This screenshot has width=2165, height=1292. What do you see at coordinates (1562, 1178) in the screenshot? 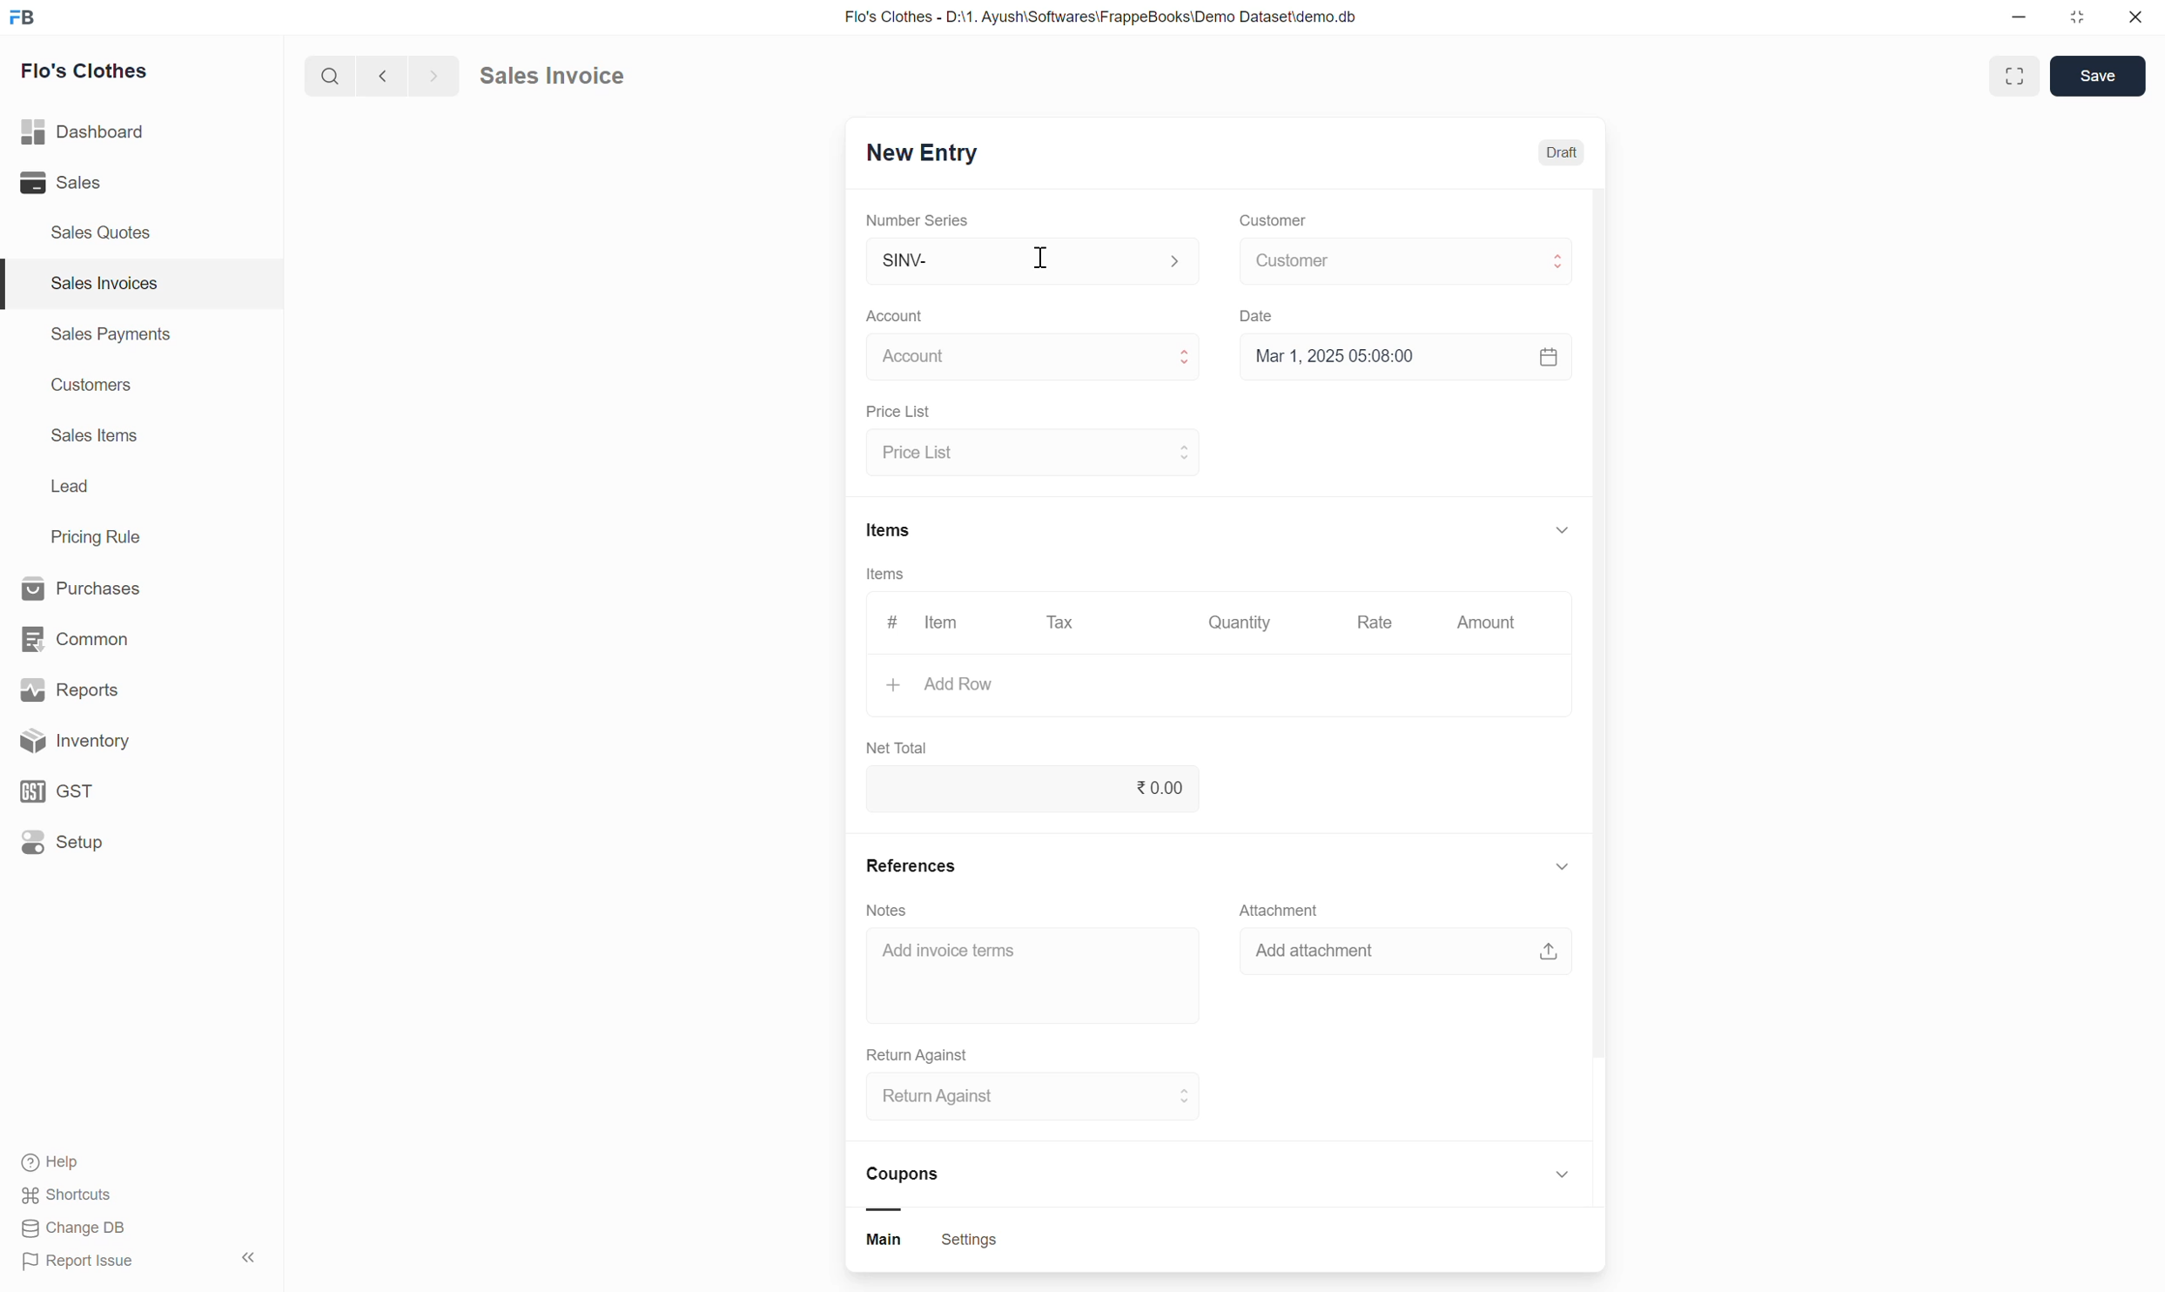
I see `show or hide coupon` at bounding box center [1562, 1178].